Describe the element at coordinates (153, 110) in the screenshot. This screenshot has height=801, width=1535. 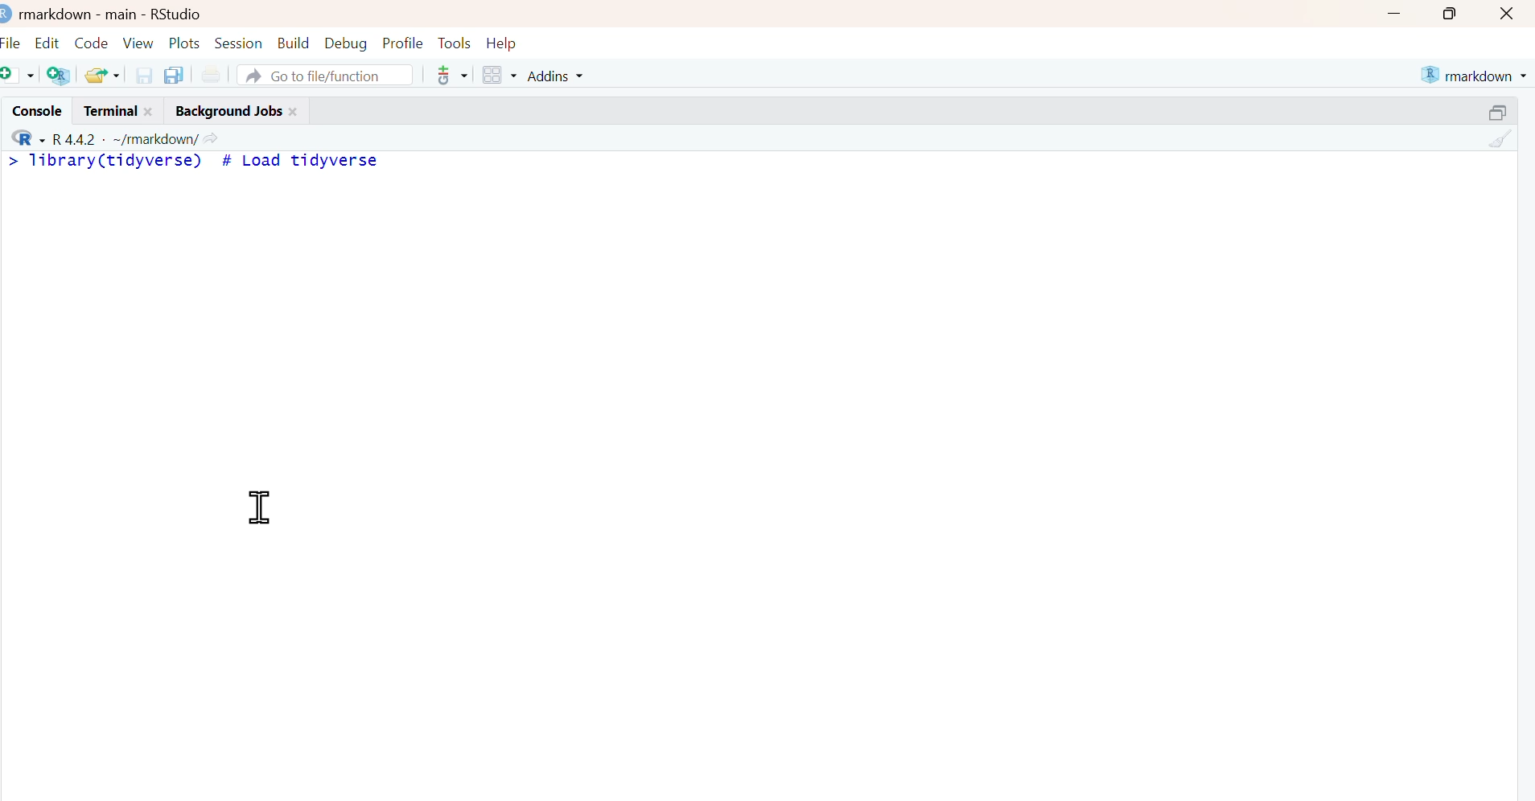
I see `close` at that location.